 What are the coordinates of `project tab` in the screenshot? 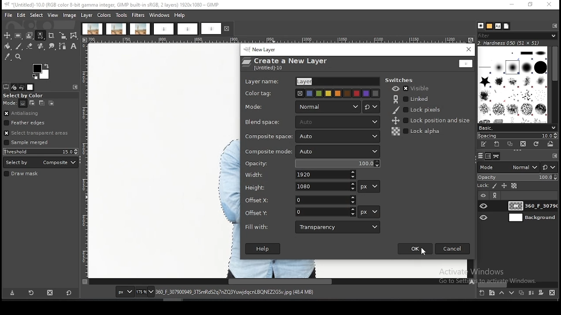 It's located at (140, 29).